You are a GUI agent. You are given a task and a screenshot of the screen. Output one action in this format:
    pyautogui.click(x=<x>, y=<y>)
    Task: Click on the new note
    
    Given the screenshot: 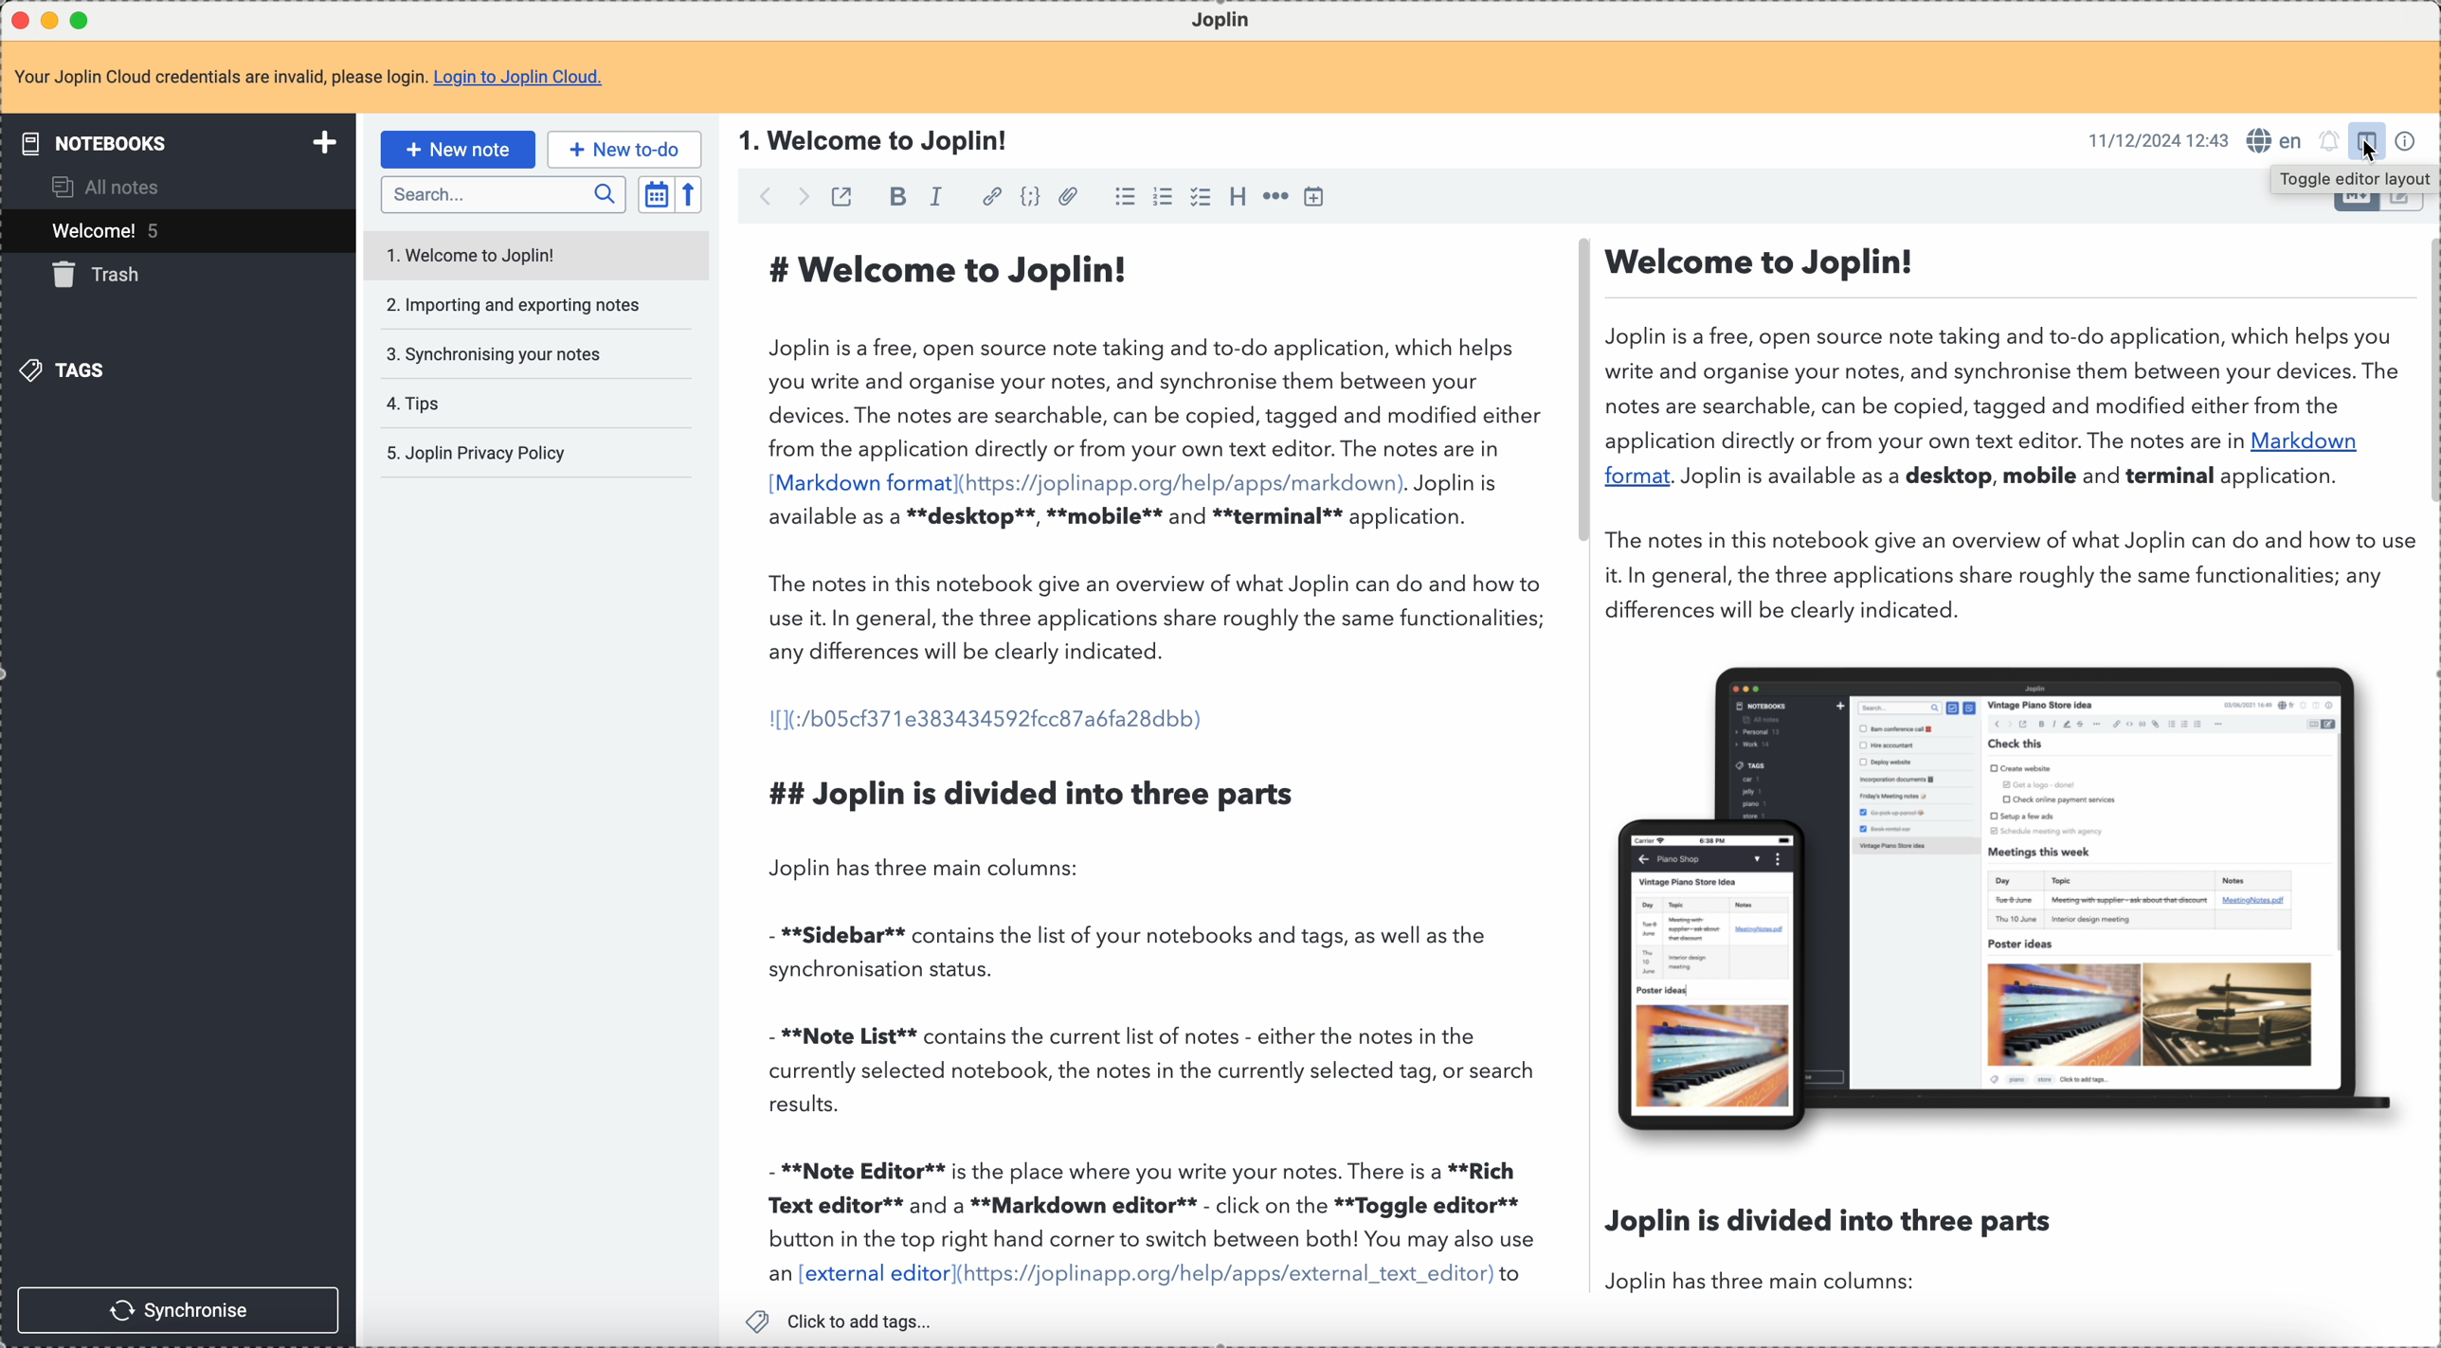 What is the action you would take?
    pyautogui.click(x=456, y=150)
    